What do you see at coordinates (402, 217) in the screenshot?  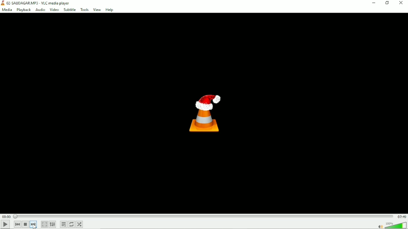 I see `Total duration` at bounding box center [402, 217].